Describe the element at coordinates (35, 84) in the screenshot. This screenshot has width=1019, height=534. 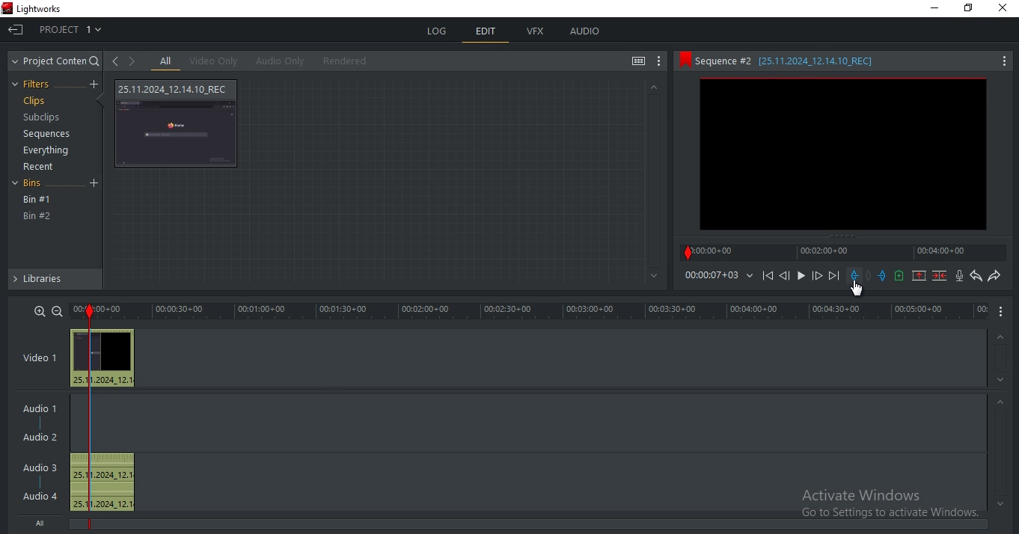
I see `filters` at that location.